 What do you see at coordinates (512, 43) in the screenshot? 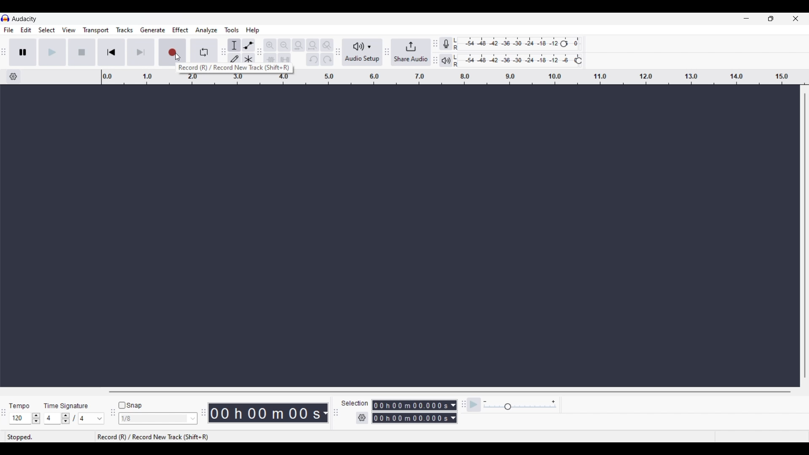
I see `Recording level` at bounding box center [512, 43].